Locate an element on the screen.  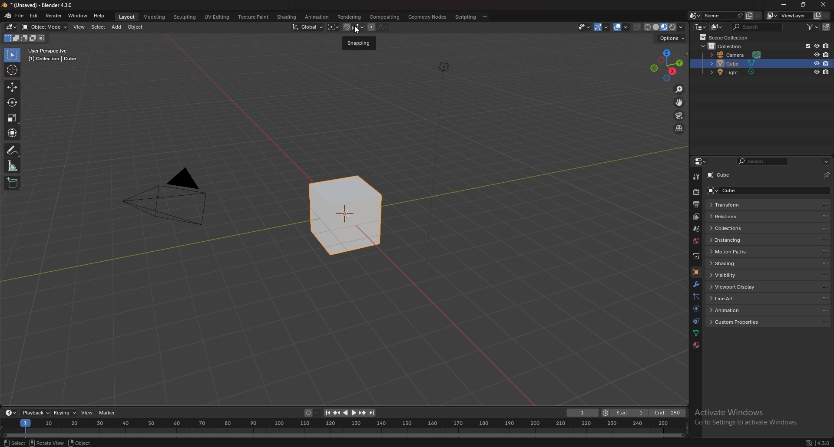
view is located at coordinates (88, 413).